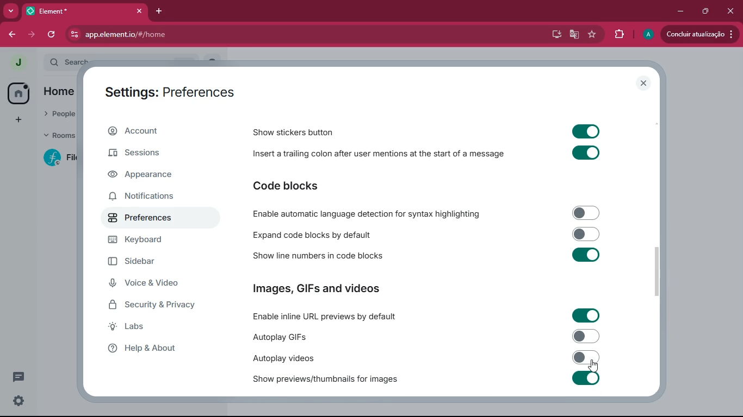  I want to click on forward, so click(33, 35).